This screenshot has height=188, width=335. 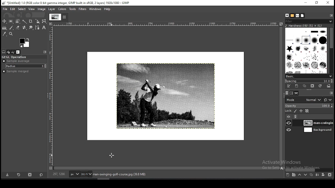 What do you see at coordinates (72, 9) in the screenshot?
I see `tools` at bounding box center [72, 9].